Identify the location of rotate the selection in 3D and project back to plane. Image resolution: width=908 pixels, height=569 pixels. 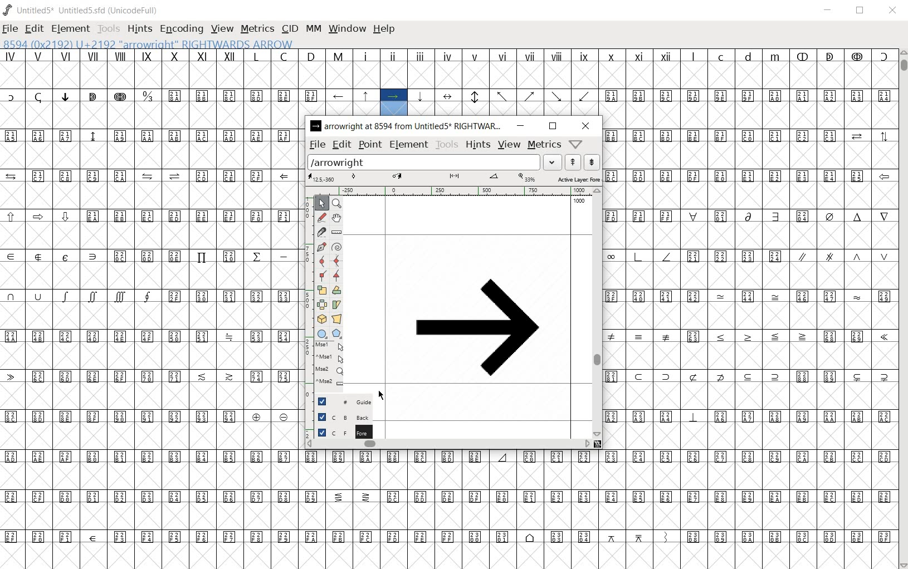
(321, 319).